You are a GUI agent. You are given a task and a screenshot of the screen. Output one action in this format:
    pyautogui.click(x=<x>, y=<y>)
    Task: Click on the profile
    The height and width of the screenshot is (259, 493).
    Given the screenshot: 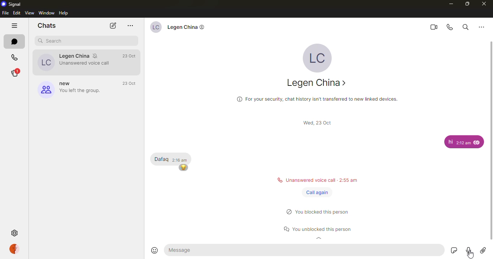 What is the action you would take?
    pyautogui.click(x=13, y=249)
    